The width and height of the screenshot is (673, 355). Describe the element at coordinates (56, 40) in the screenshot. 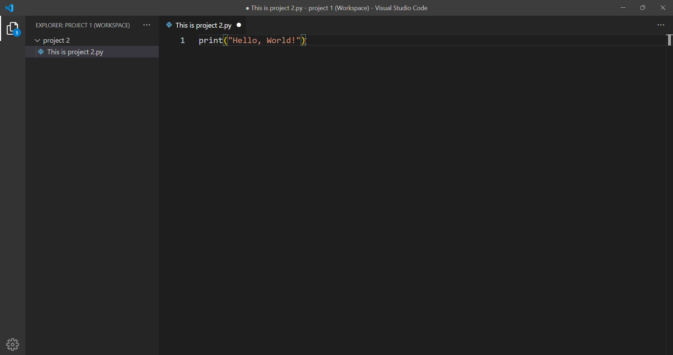

I see `project2` at that location.